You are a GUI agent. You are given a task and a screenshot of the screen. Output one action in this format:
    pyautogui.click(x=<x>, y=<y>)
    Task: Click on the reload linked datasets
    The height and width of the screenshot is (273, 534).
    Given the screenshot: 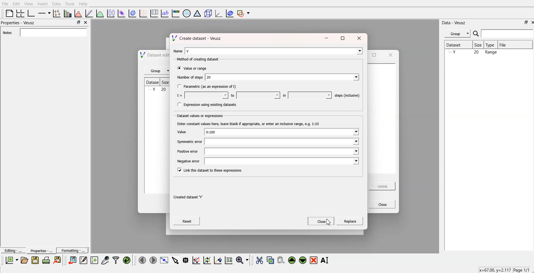 What is the action you would take?
    pyautogui.click(x=128, y=260)
    